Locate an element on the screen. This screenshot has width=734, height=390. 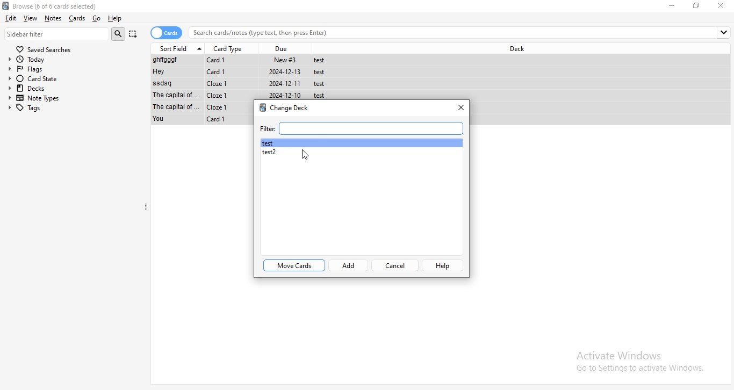
move cards is located at coordinates (294, 265).